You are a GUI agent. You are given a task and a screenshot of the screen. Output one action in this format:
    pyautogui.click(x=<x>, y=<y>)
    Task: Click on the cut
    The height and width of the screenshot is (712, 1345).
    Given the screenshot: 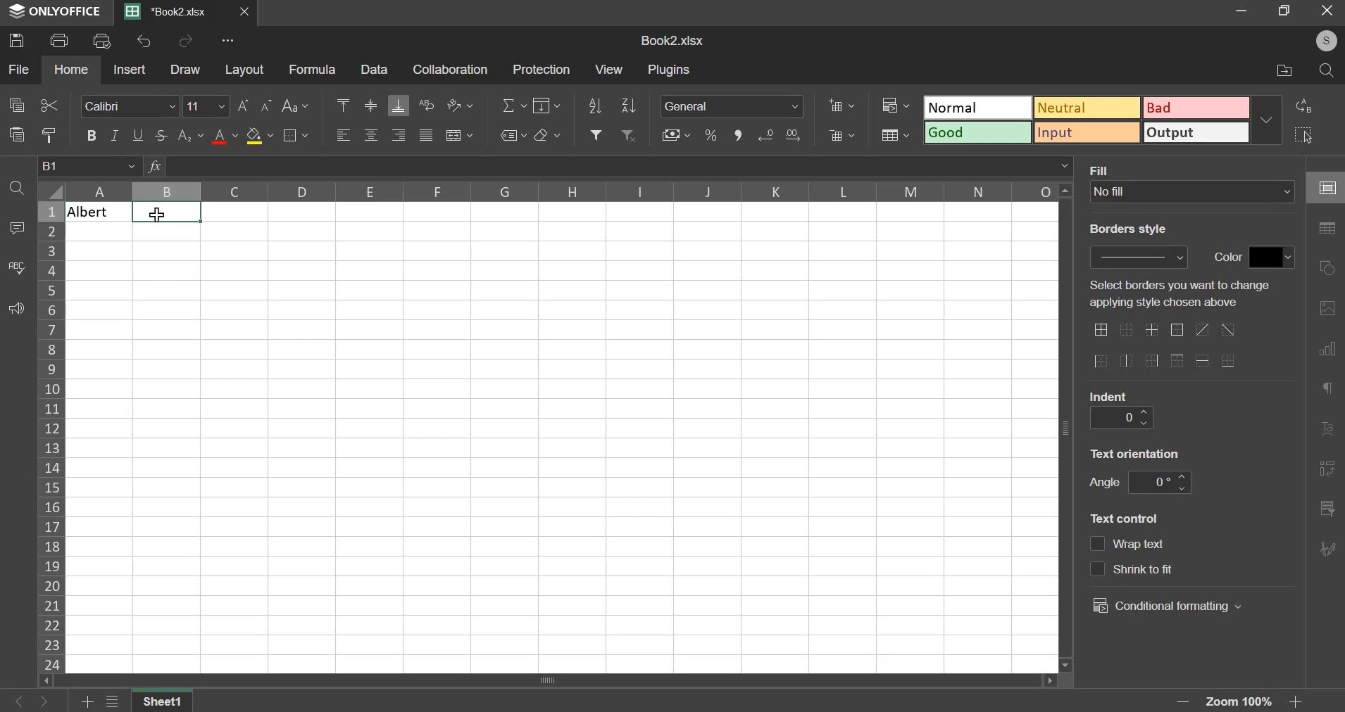 What is the action you would take?
    pyautogui.click(x=49, y=104)
    